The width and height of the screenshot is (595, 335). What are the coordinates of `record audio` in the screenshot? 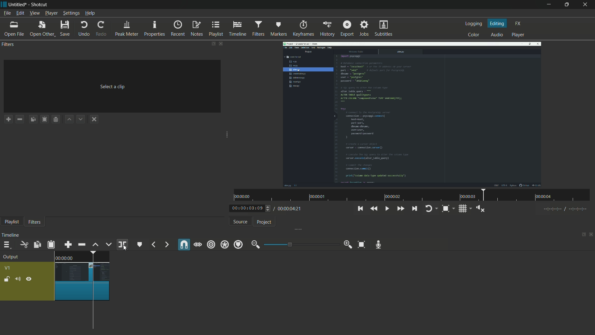 It's located at (378, 244).